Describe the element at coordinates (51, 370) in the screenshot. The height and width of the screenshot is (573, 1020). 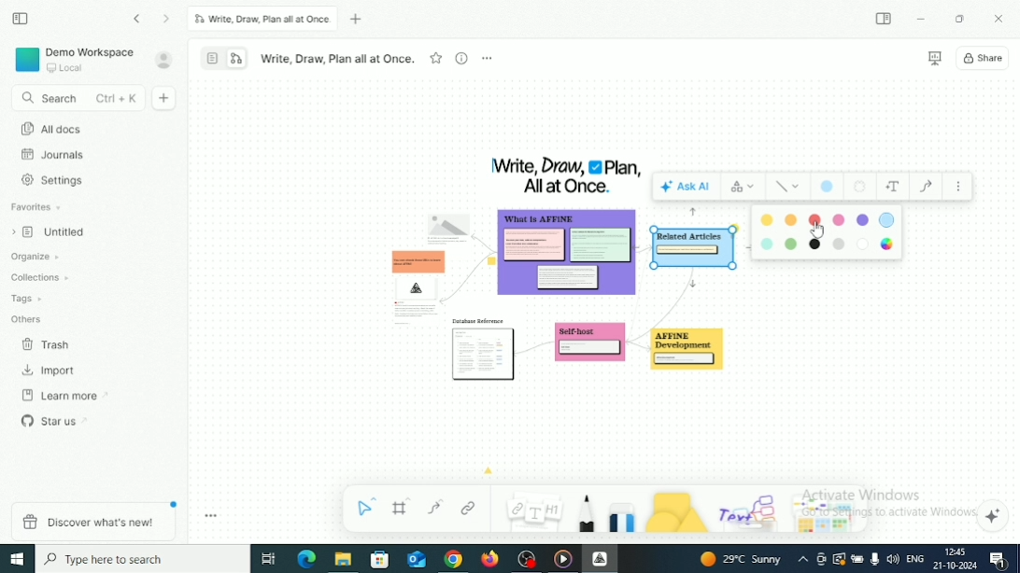
I see `Import` at that location.